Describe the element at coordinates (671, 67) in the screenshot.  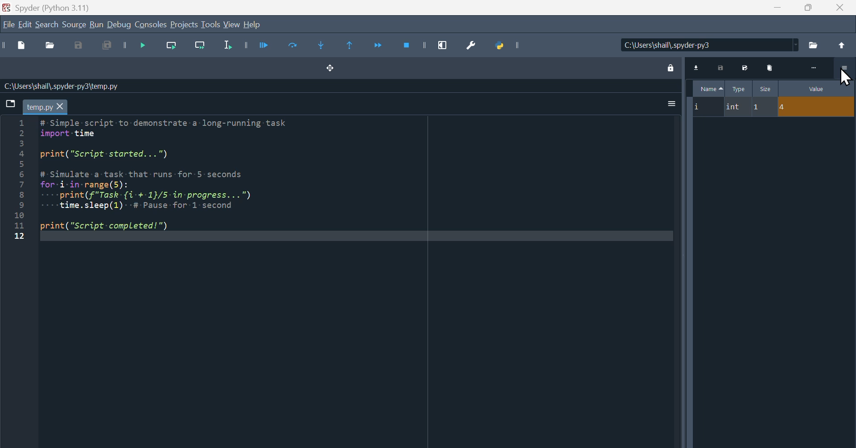
I see `Lock button` at that location.